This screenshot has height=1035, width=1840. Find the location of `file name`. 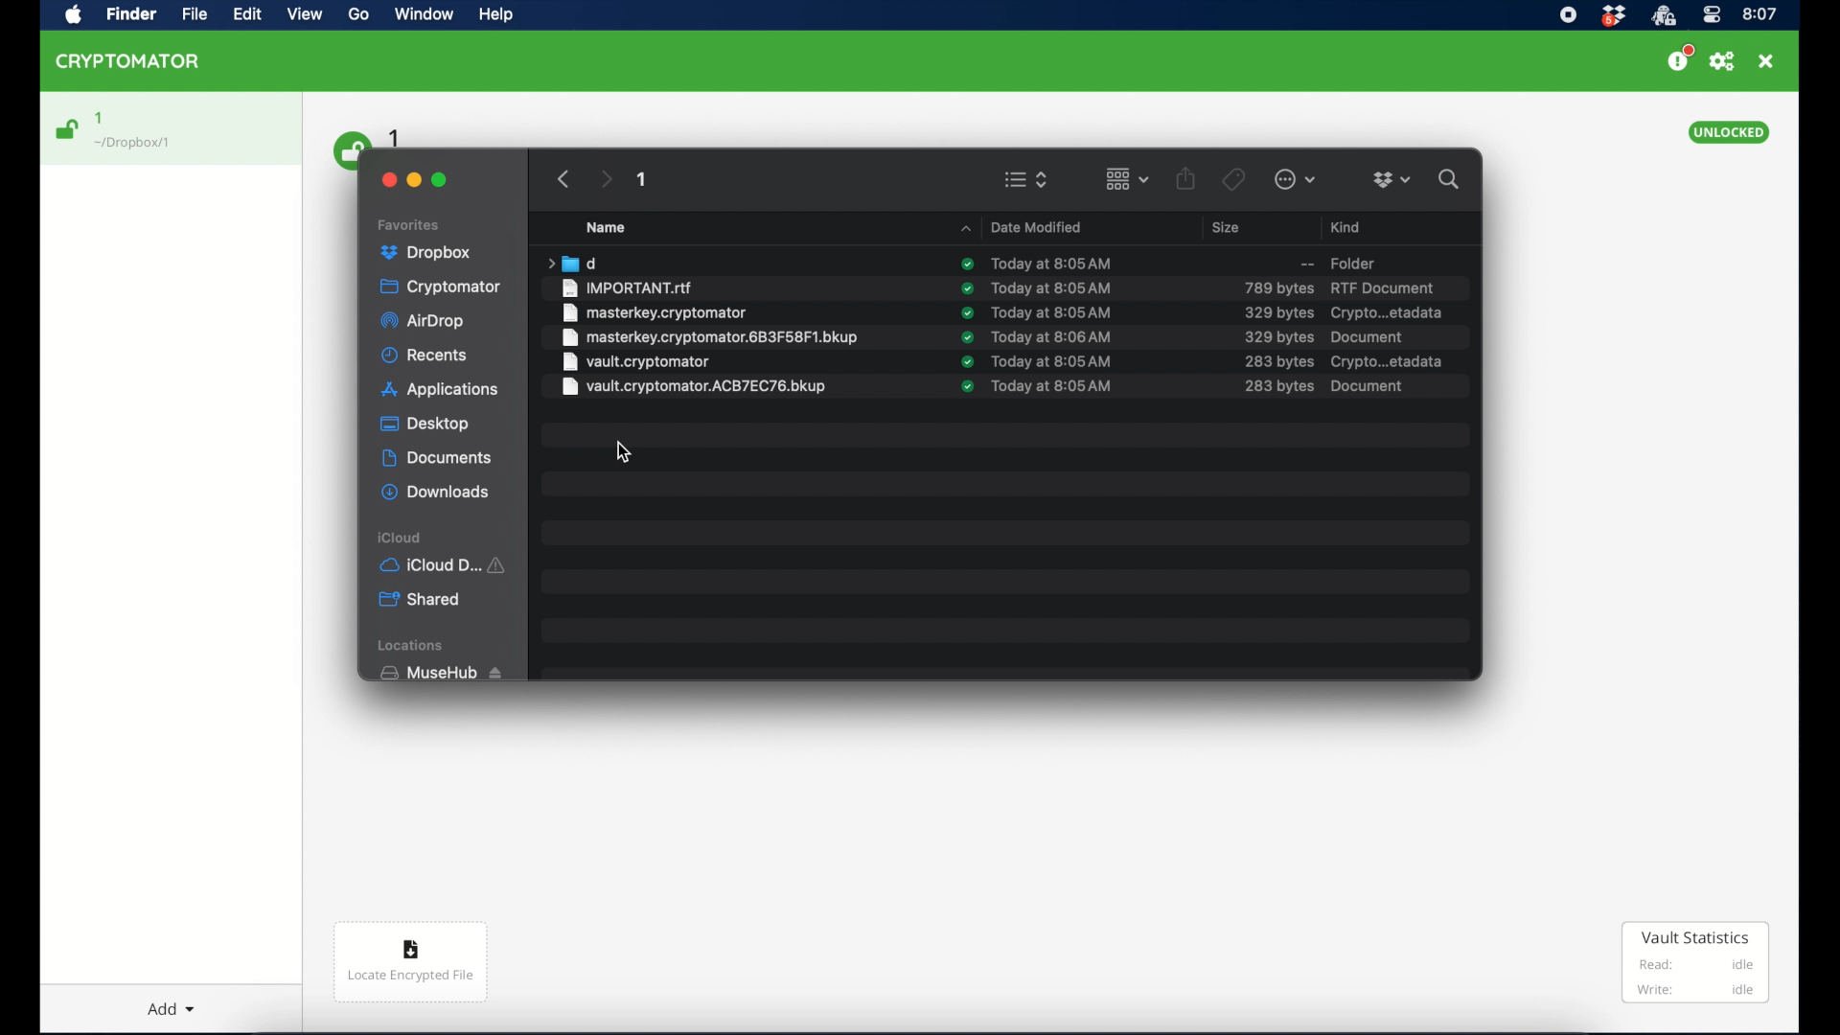

file name is located at coordinates (629, 287).